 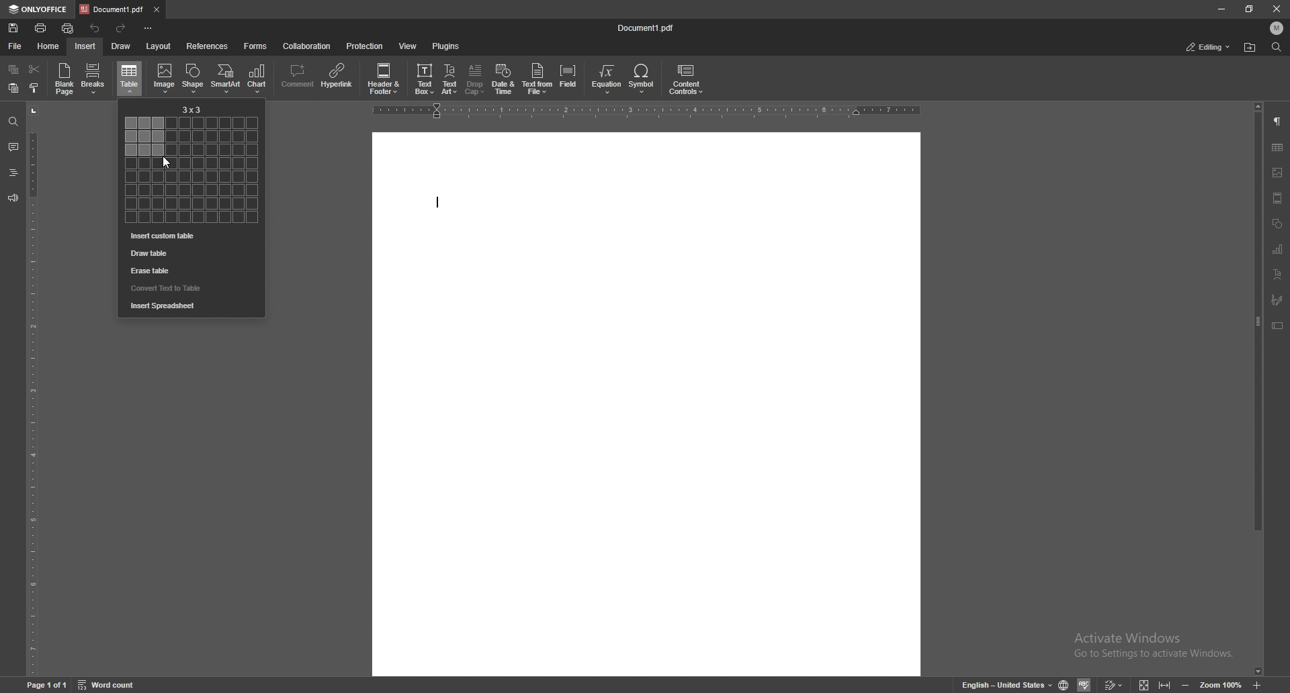 What do you see at coordinates (255, 46) in the screenshot?
I see `forms` at bounding box center [255, 46].